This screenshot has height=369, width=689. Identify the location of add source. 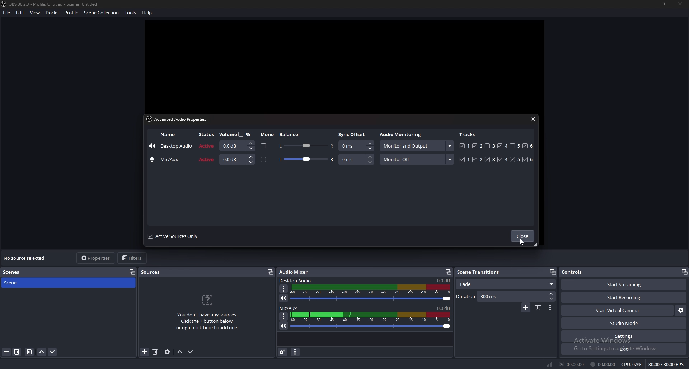
(144, 352).